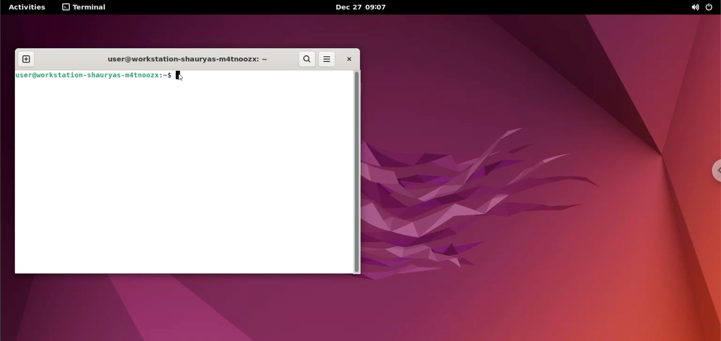 This screenshot has height=341, width=721. I want to click on Terminal , so click(90, 8).